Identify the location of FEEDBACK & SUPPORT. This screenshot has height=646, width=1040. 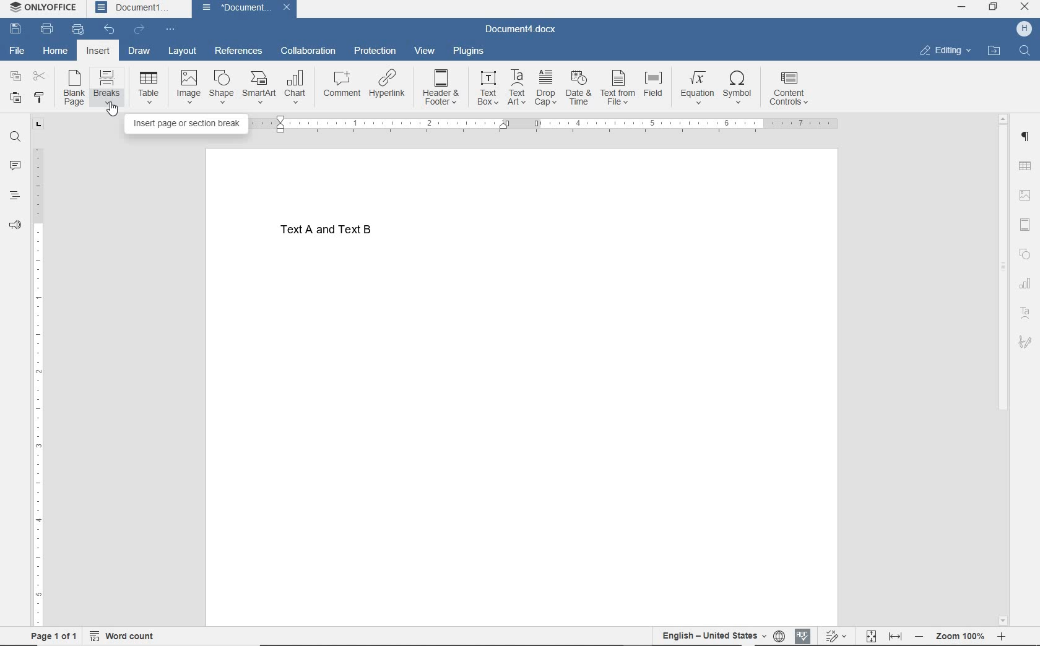
(14, 224).